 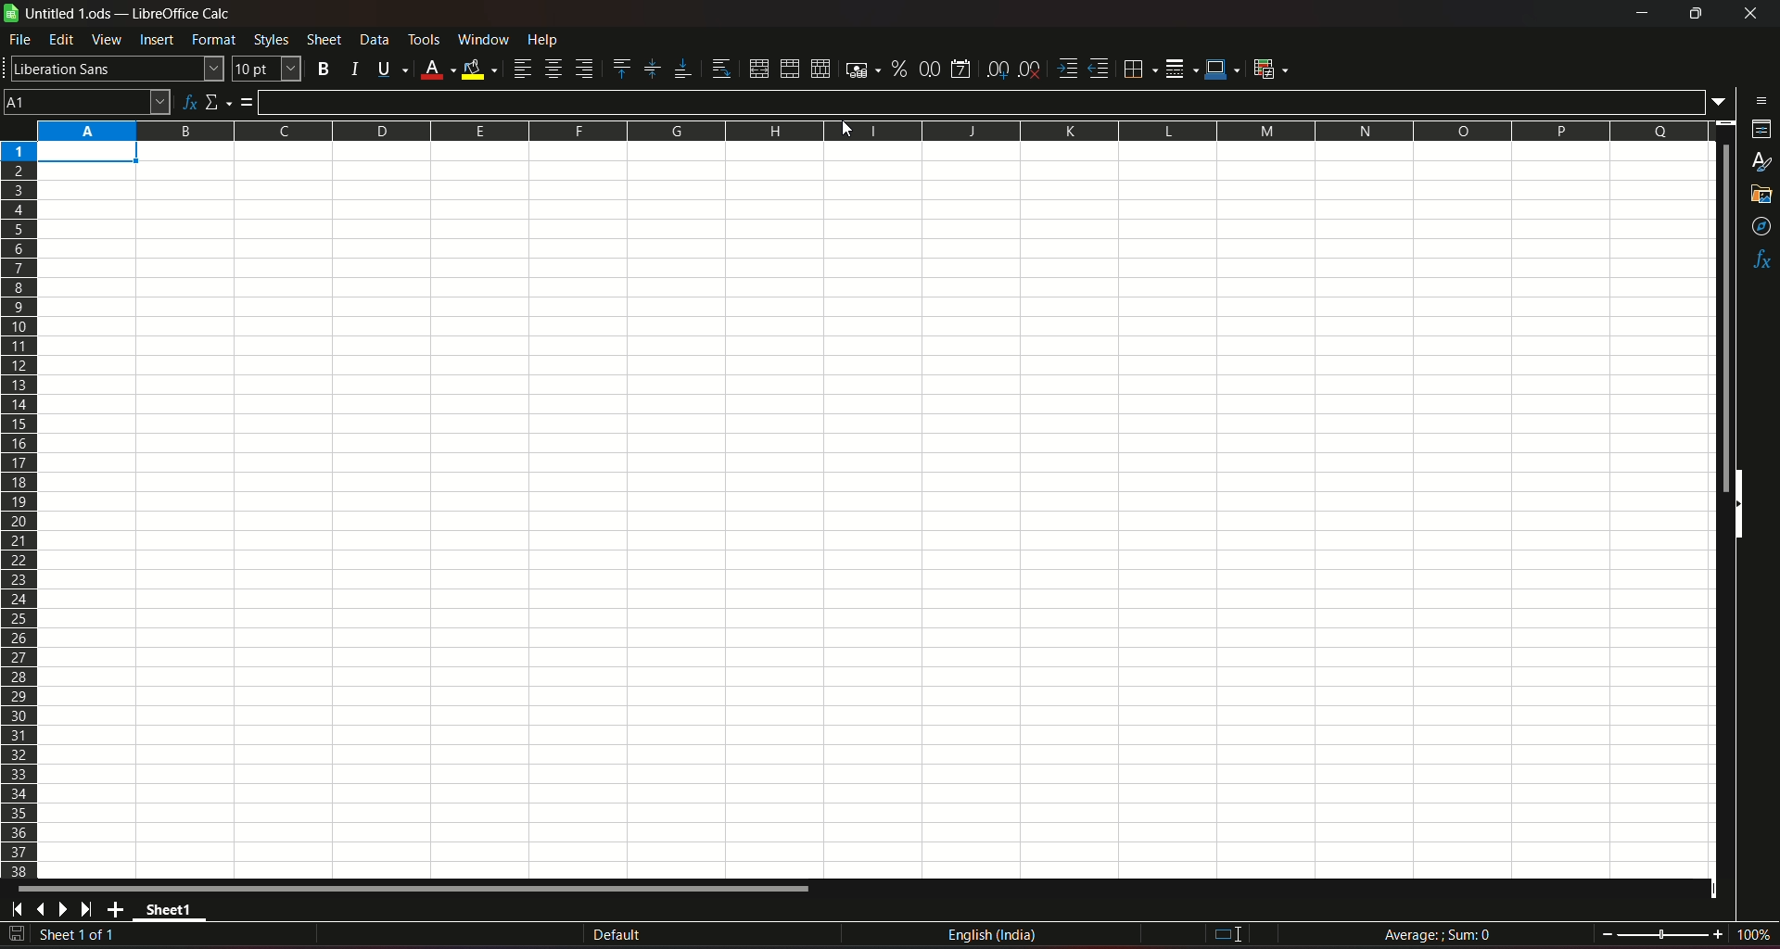 What do you see at coordinates (20, 909) in the screenshot?
I see `first sheet` at bounding box center [20, 909].